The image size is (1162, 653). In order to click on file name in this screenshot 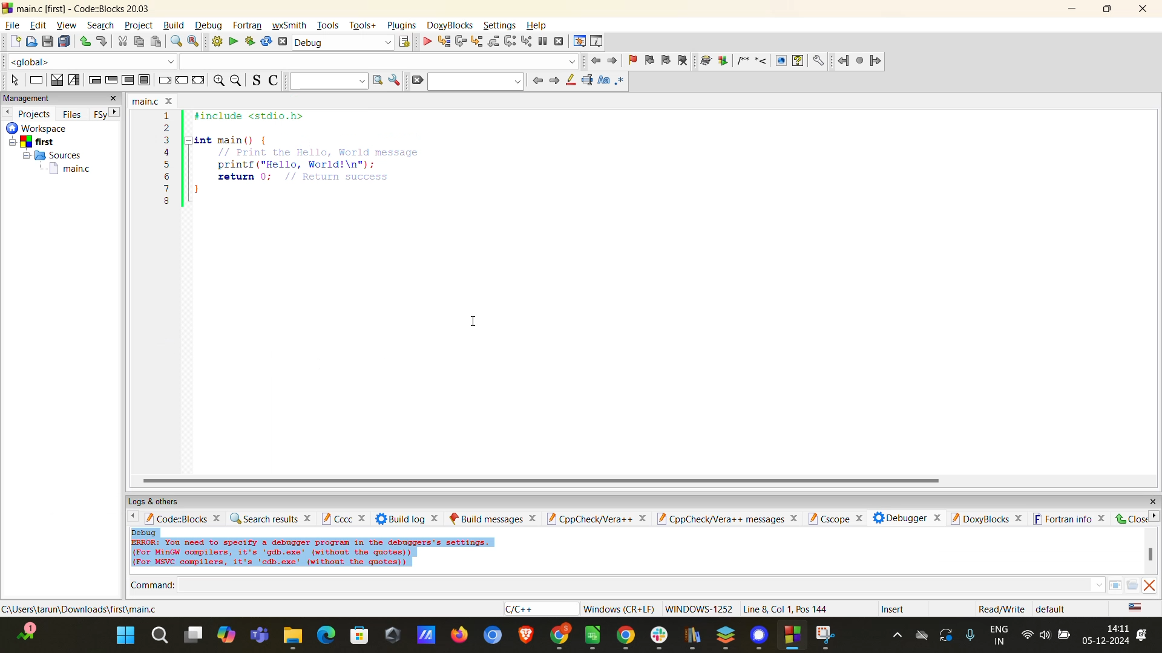, I will do `click(161, 102)`.